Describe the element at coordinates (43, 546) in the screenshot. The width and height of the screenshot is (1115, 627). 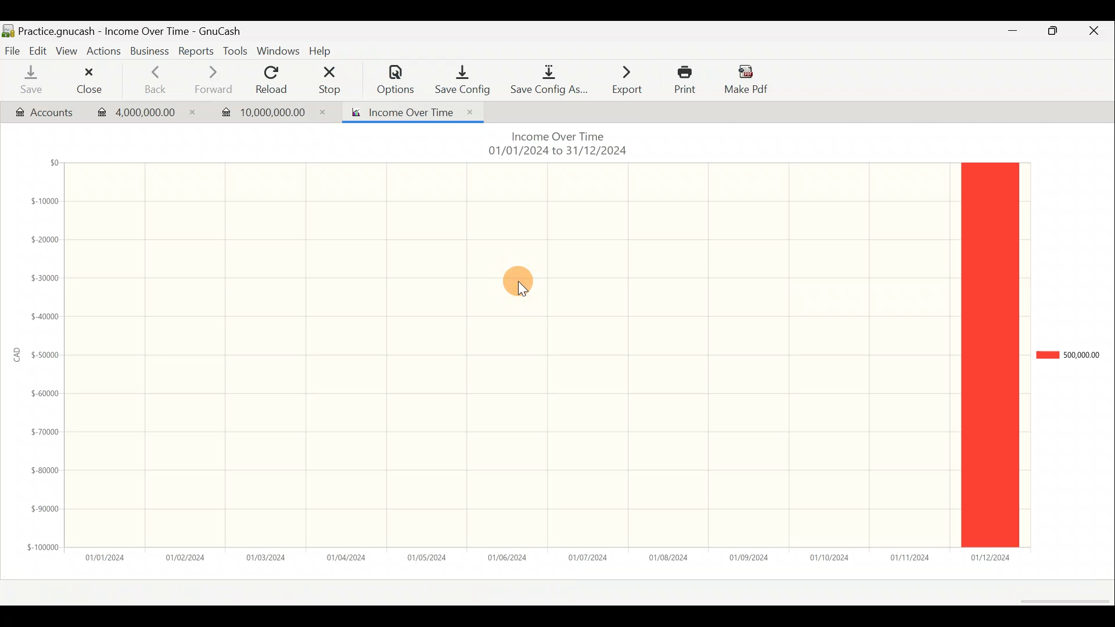
I see `$-100000` at that location.